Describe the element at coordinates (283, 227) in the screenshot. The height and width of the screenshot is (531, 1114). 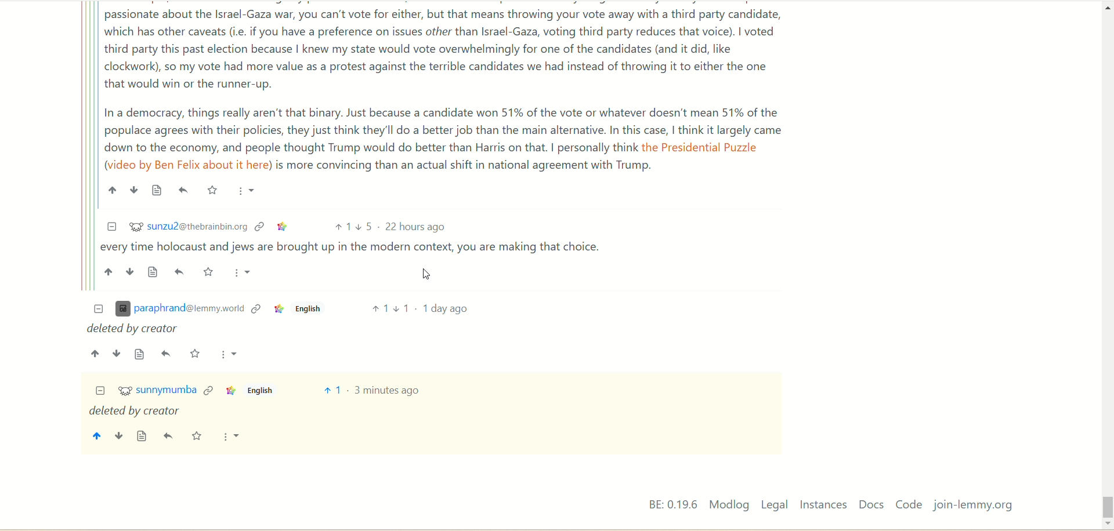
I see `Link` at that location.